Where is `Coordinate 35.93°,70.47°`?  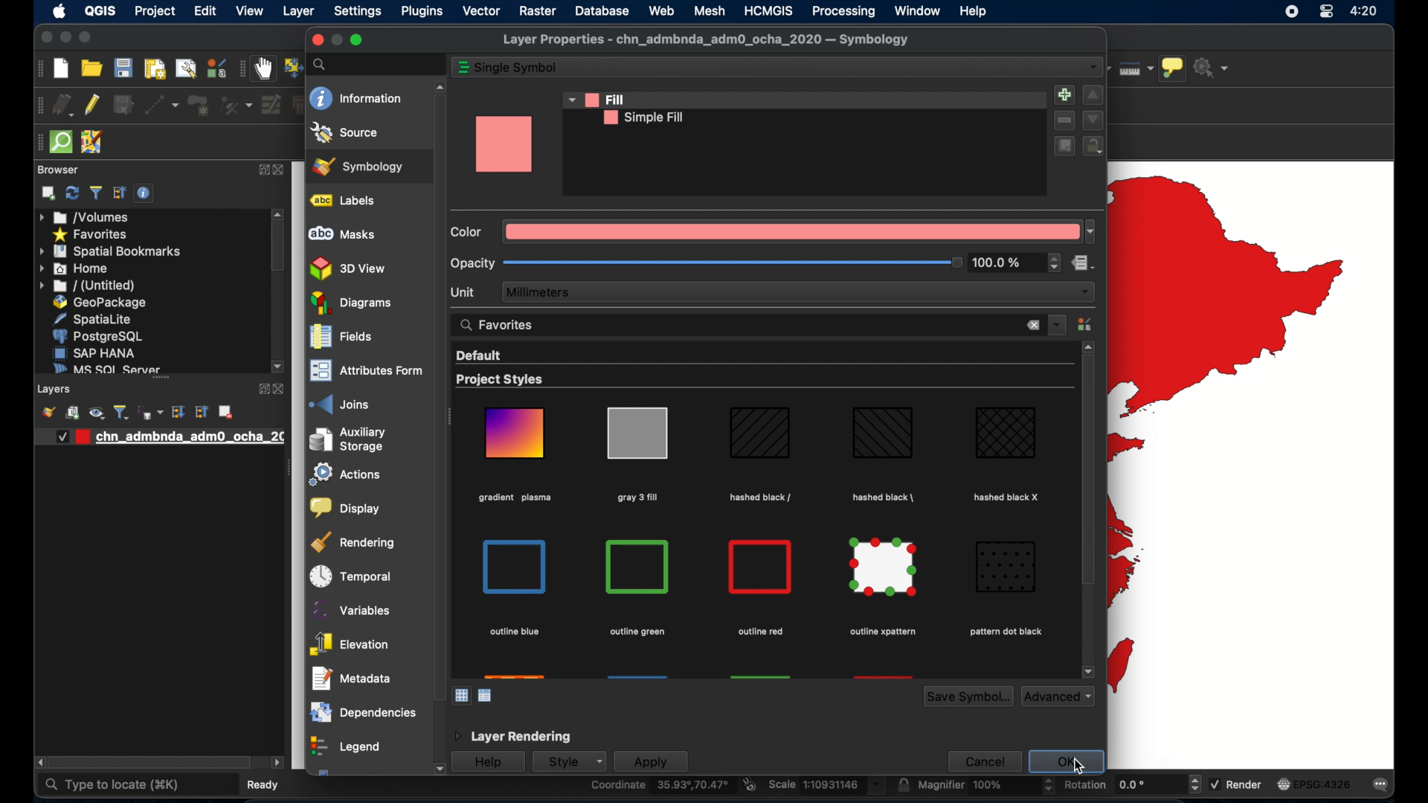
Coordinate 35.93°,70.47° is located at coordinates (660, 787).